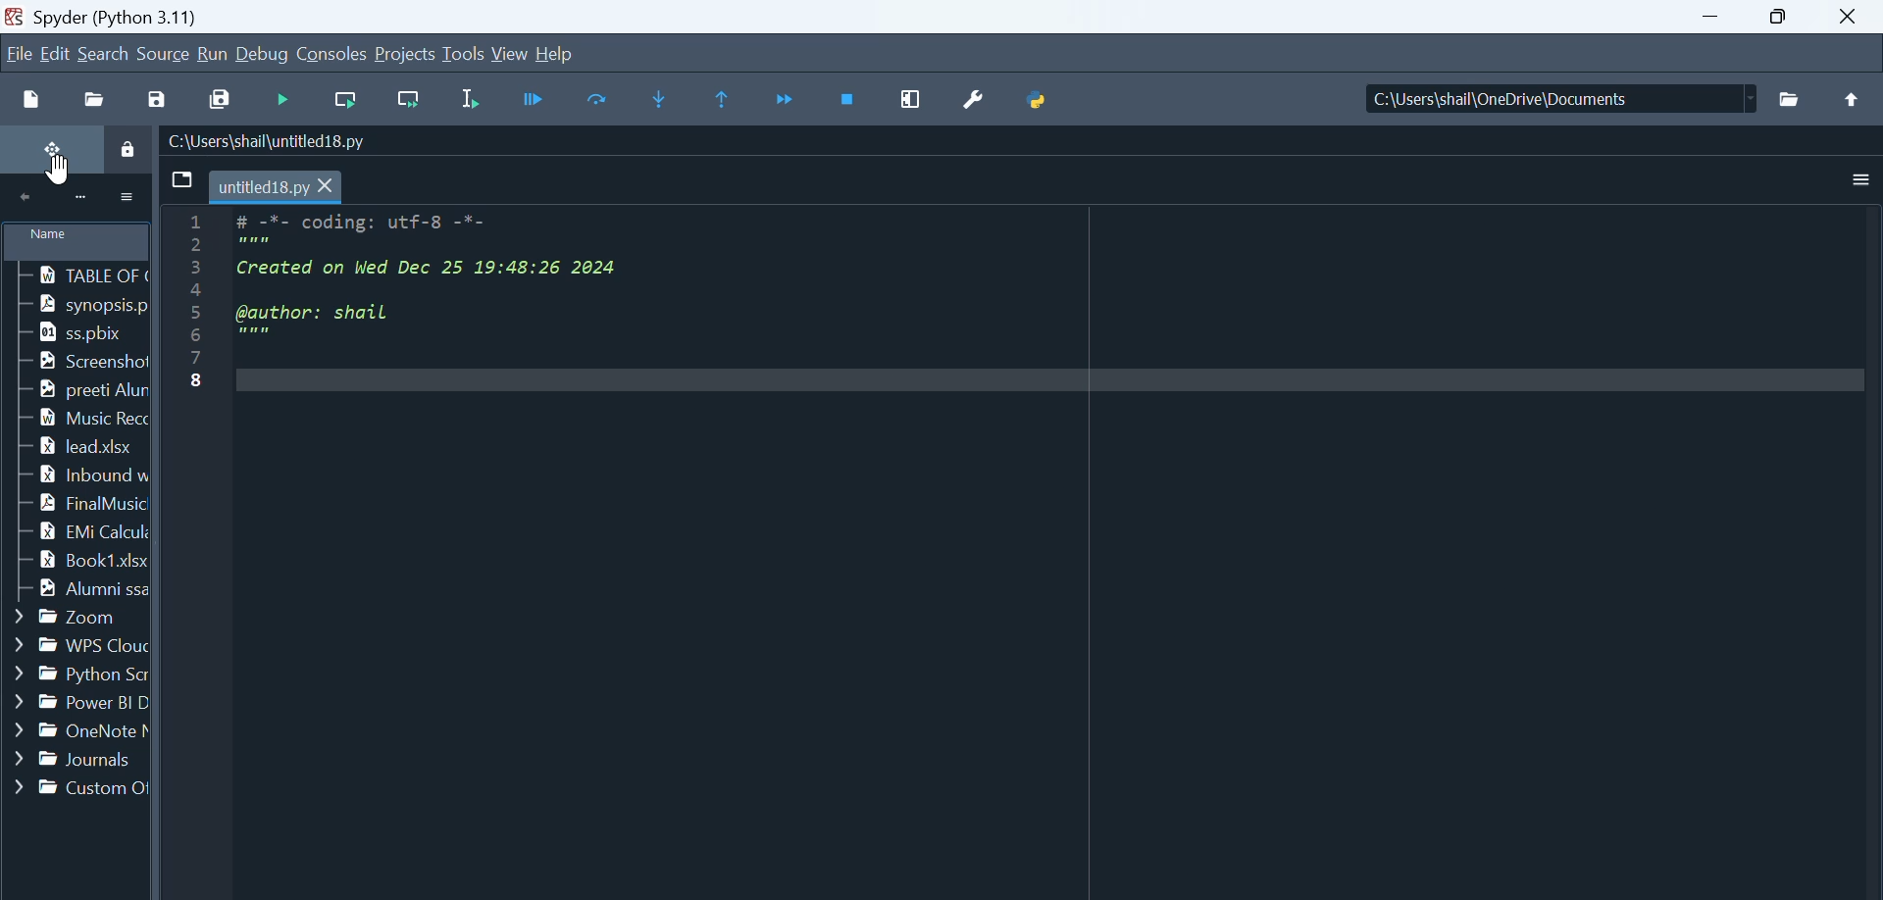  Describe the element at coordinates (72, 390) in the screenshot. I see `preeti Alur.` at that location.